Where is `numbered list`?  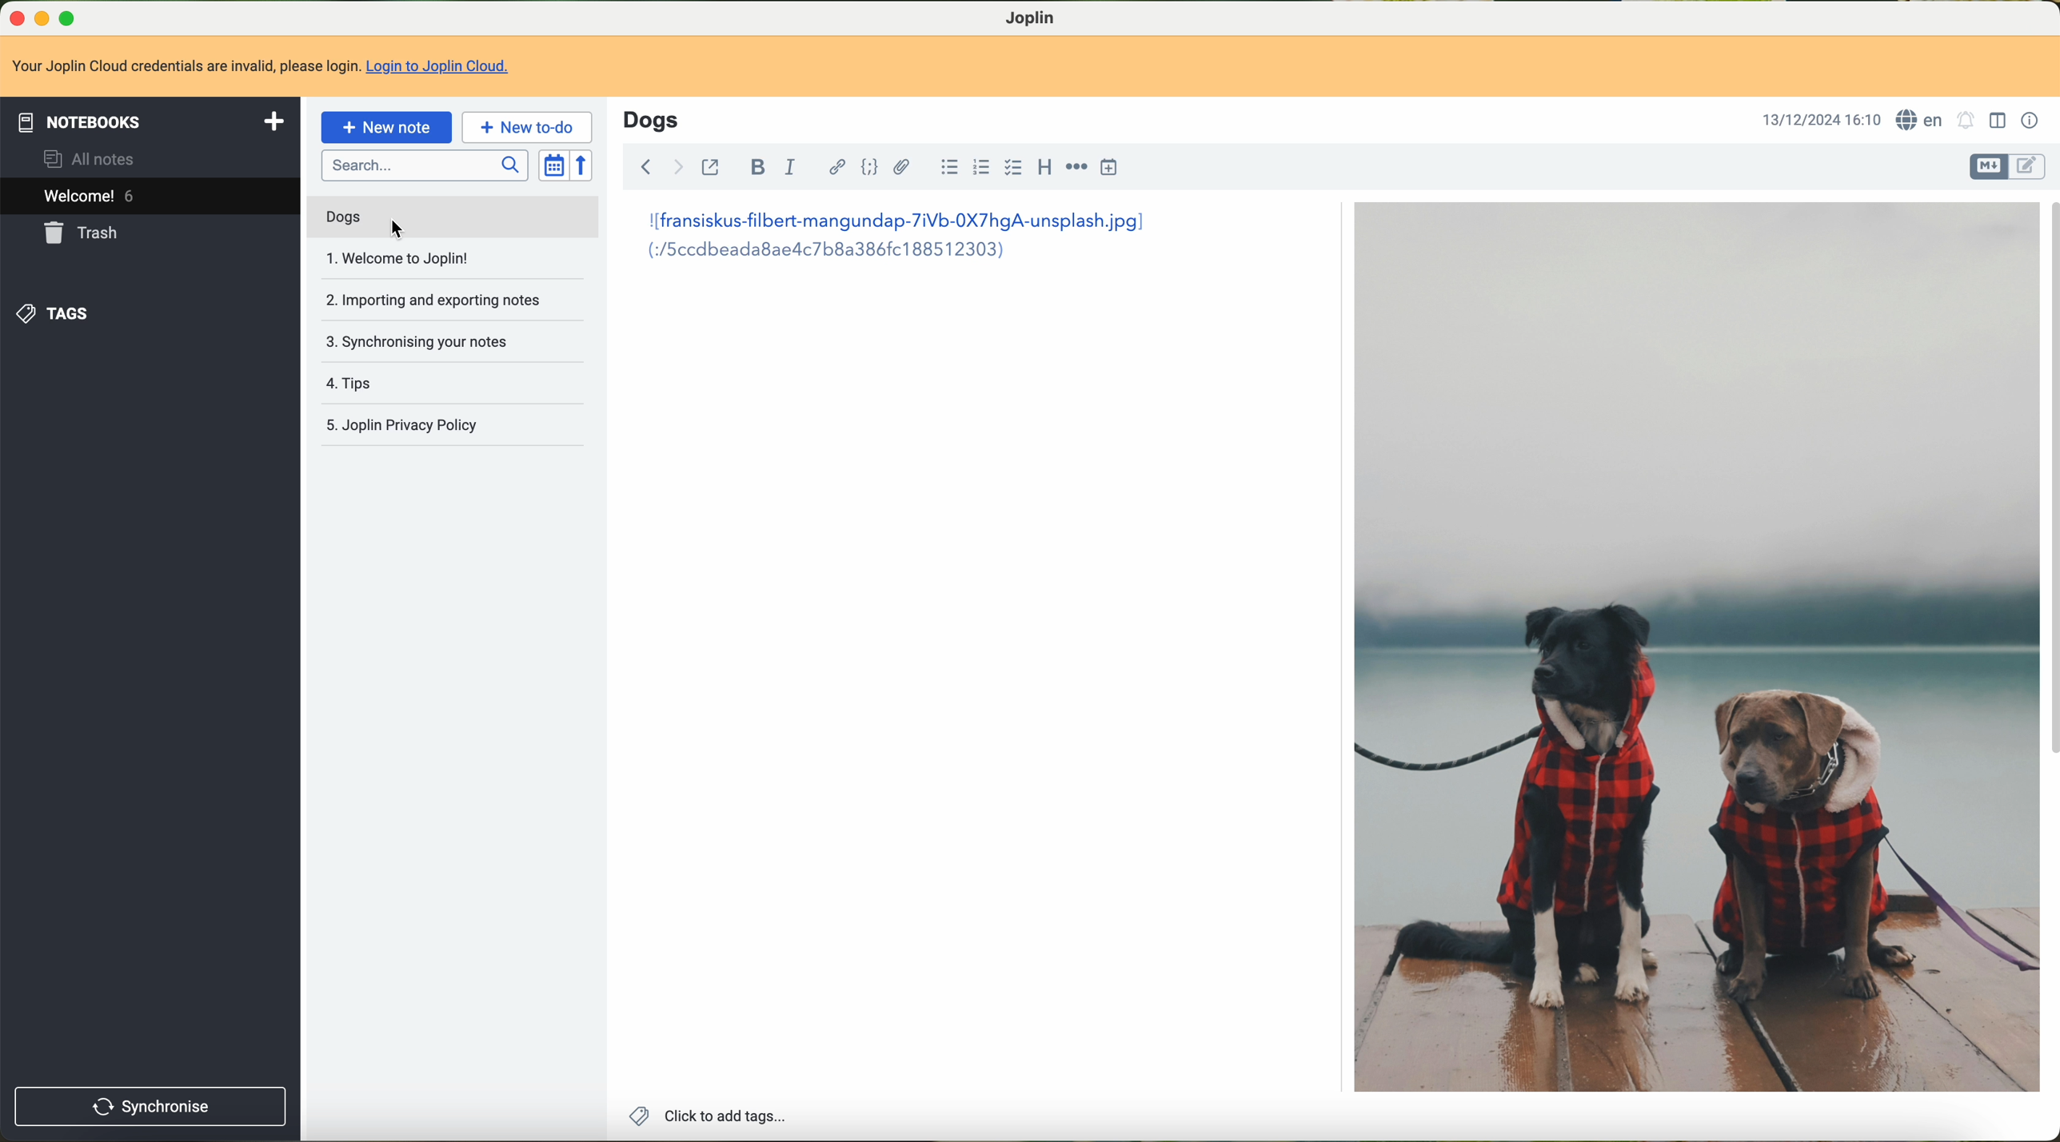
numbered list is located at coordinates (982, 169).